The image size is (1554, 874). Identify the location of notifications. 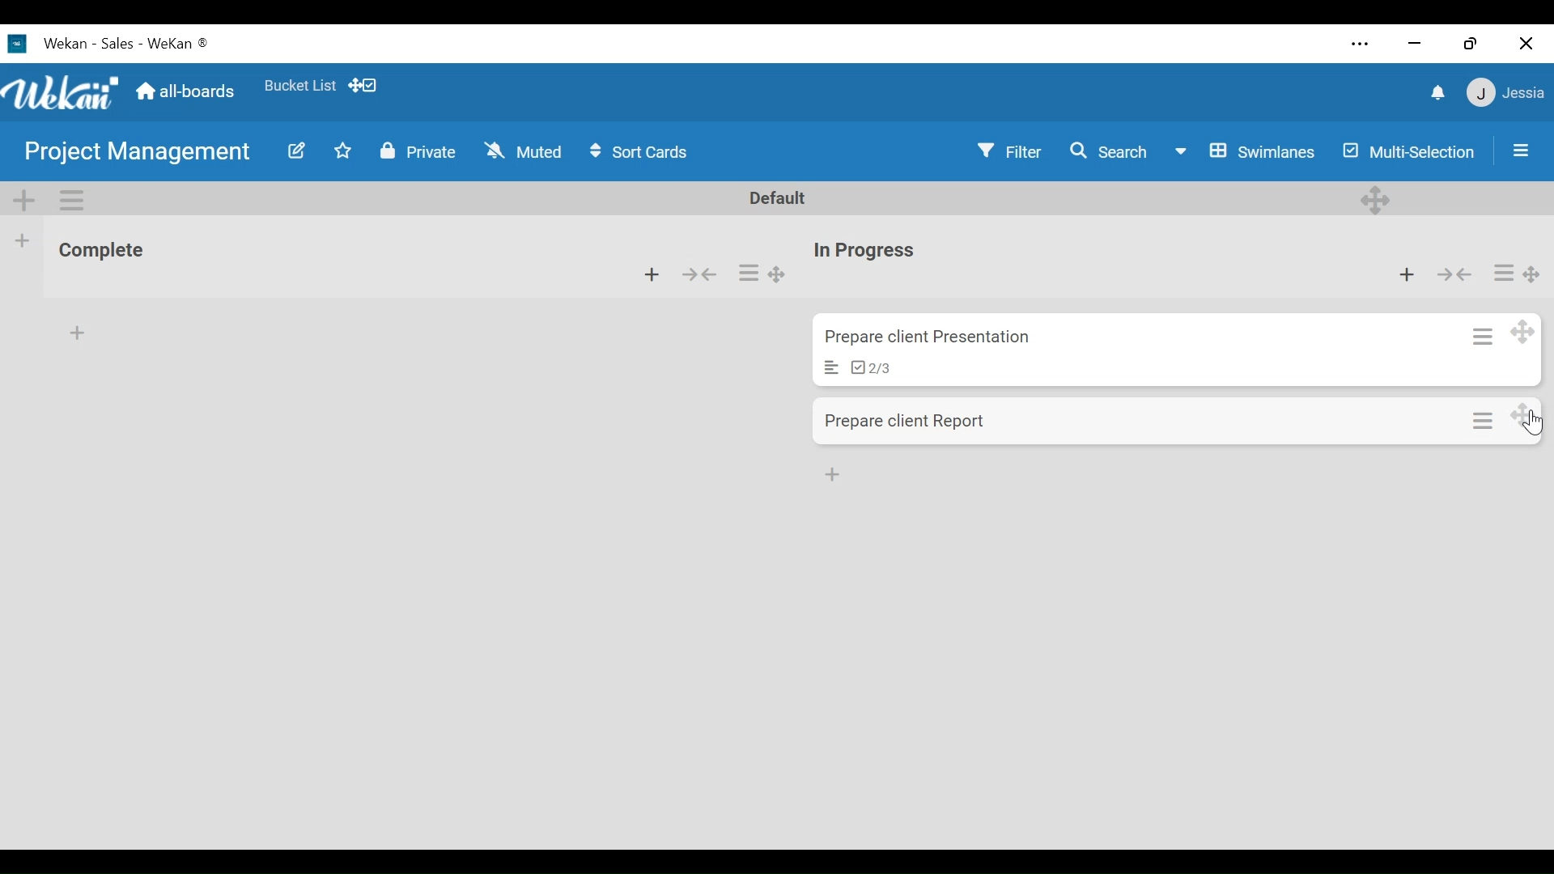
(1432, 91).